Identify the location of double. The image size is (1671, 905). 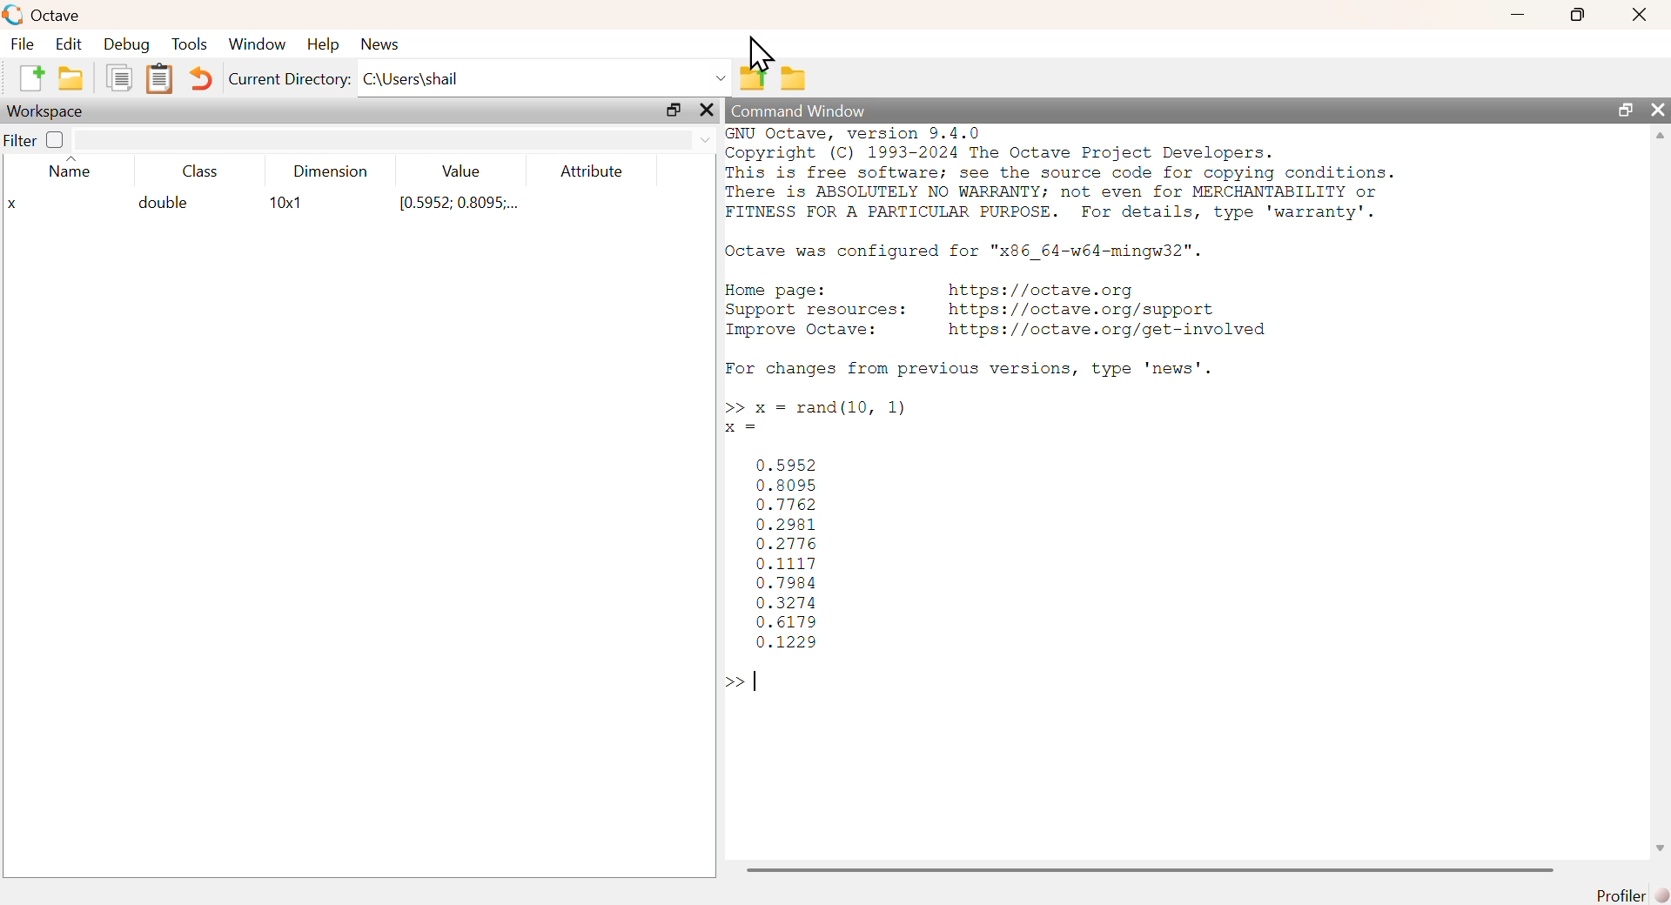
(160, 205).